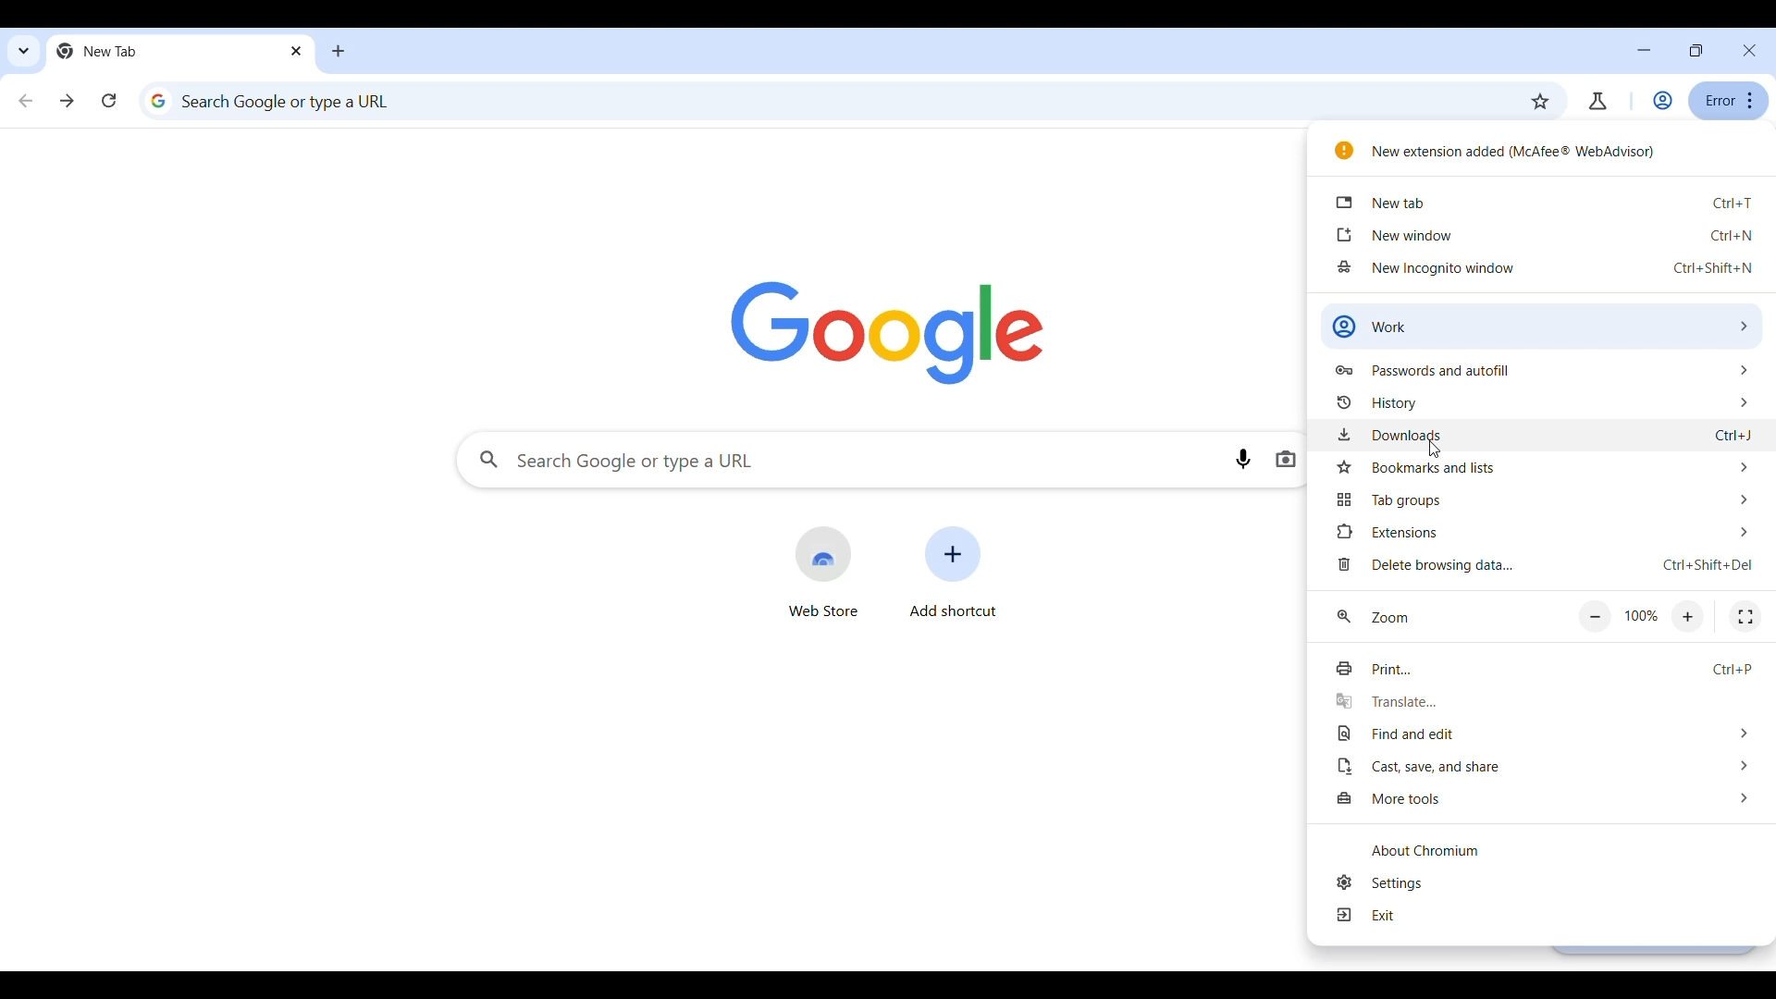 The image size is (1776, 999). I want to click on Minimize, so click(1644, 50).